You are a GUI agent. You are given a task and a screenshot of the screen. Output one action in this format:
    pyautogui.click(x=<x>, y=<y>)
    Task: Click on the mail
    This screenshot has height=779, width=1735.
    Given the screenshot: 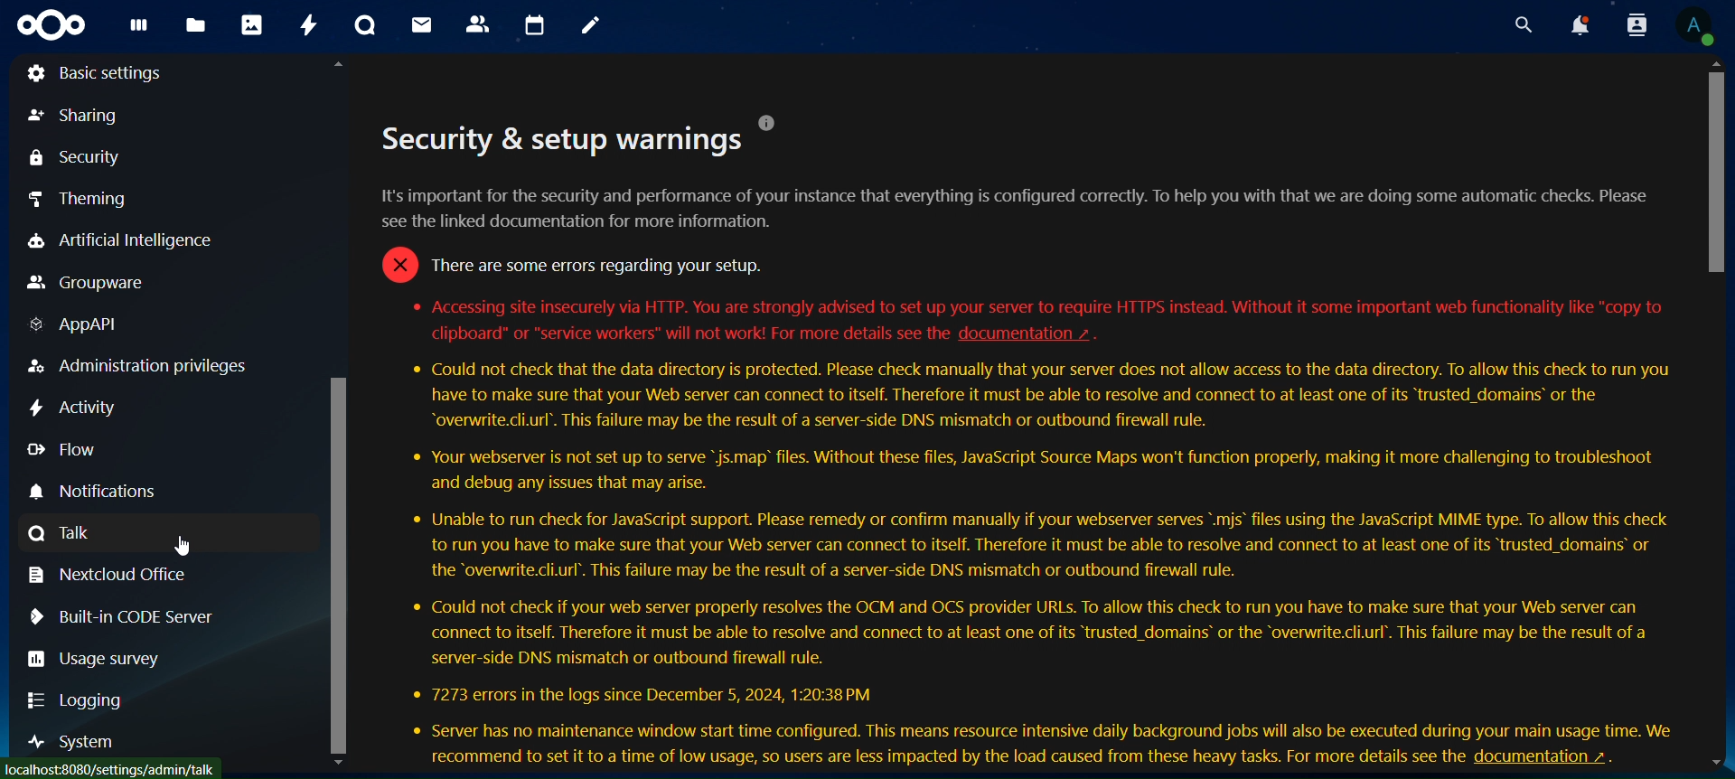 What is the action you would take?
    pyautogui.click(x=422, y=24)
    